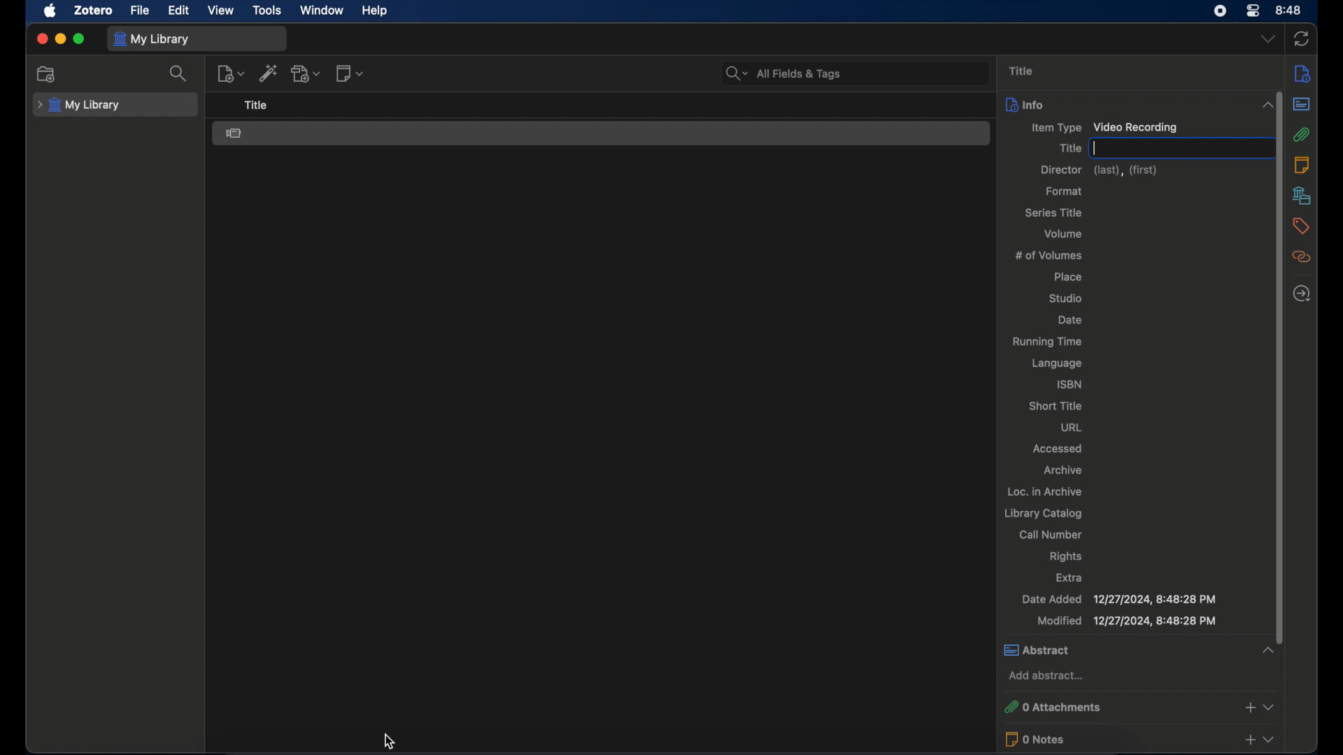  I want to click on add abstract, so click(1046, 675).